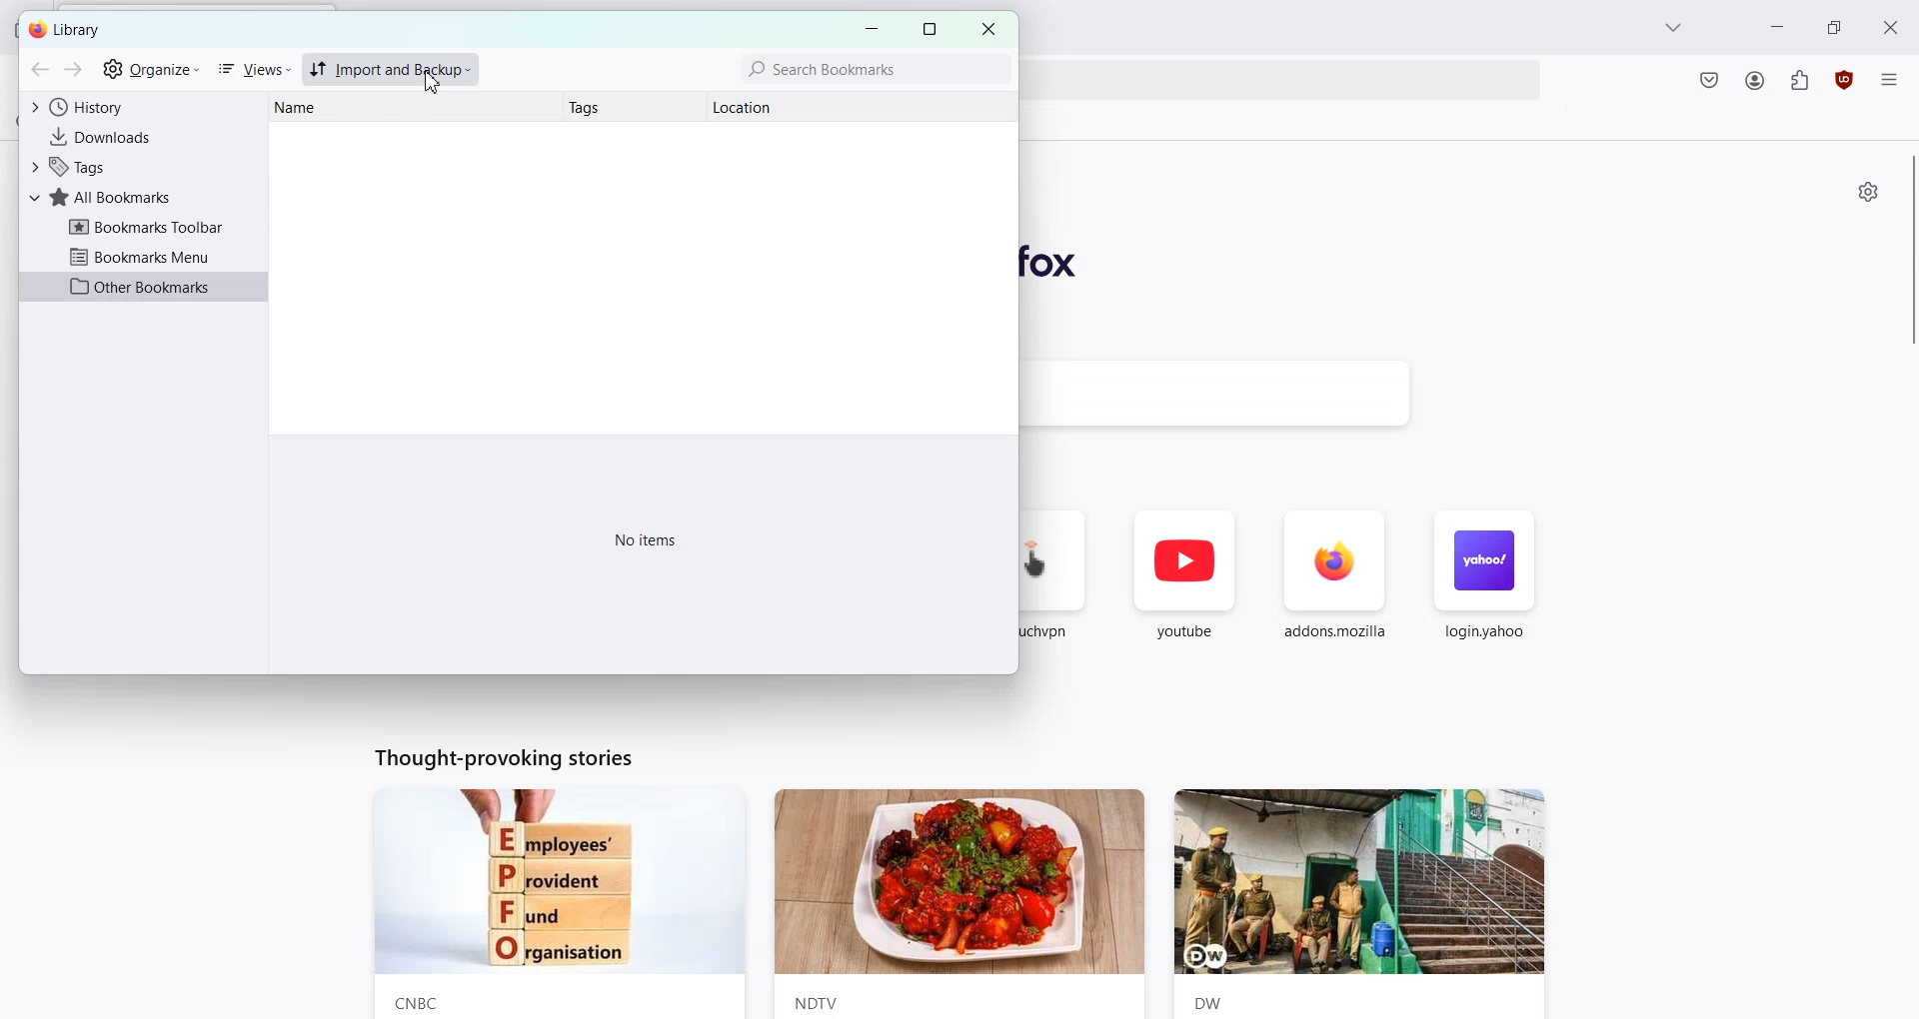 This screenshot has height=1019, width=1919. I want to click on Text, so click(500, 756).